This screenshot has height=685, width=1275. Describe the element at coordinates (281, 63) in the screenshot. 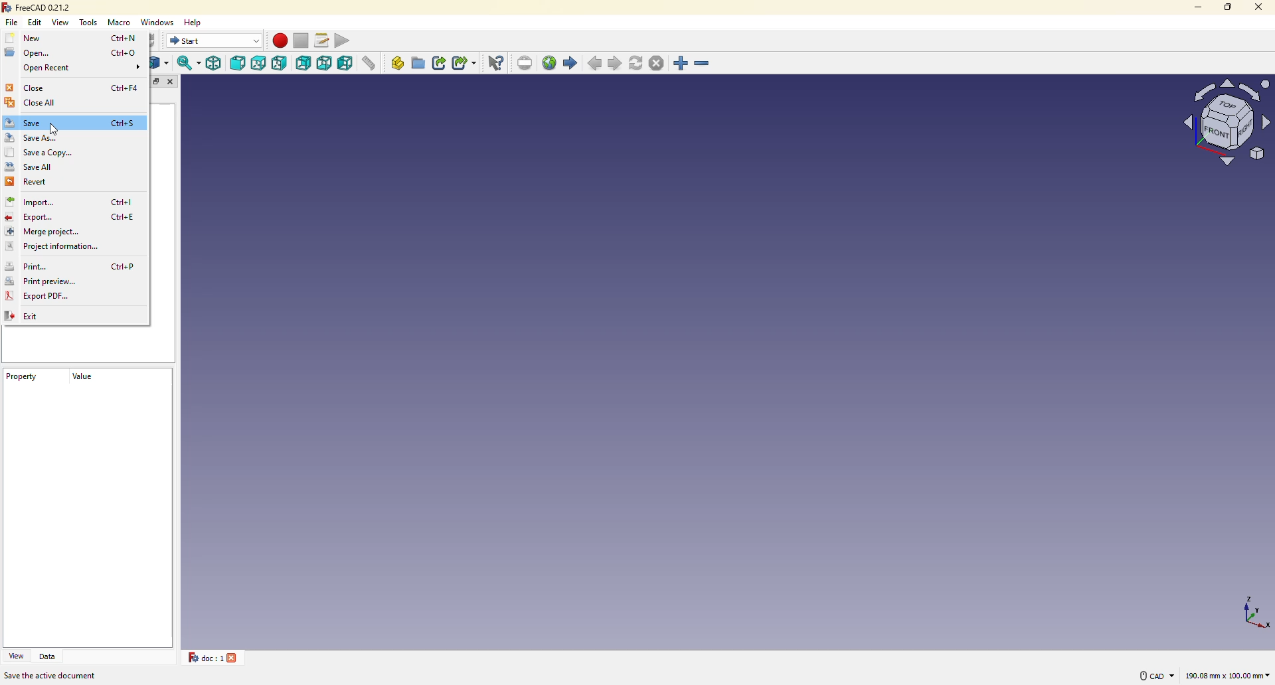

I see `right` at that location.